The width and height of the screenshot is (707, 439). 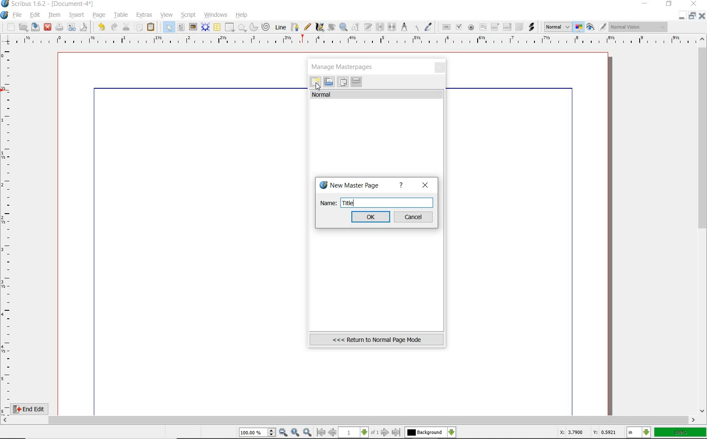 What do you see at coordinates (349, 420) in the screenshot?
I see `scrollbar` at bounding box center [349, 420].